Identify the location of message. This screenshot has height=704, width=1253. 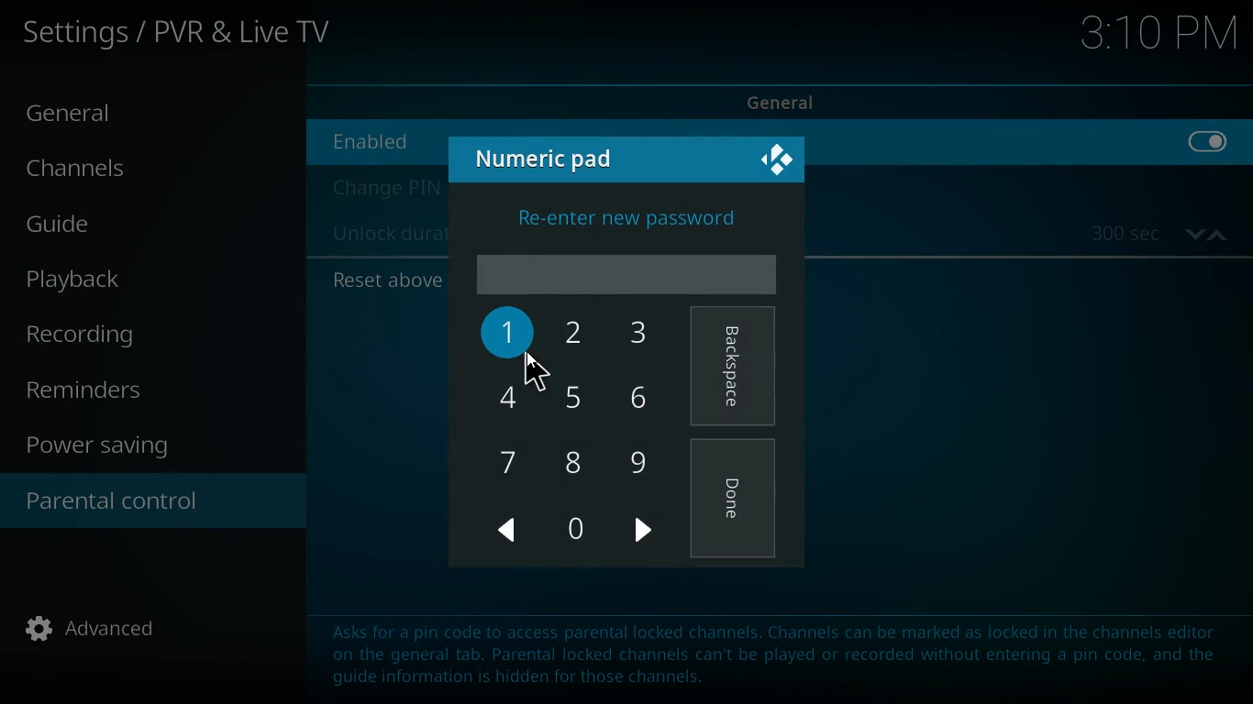
(772, 655).